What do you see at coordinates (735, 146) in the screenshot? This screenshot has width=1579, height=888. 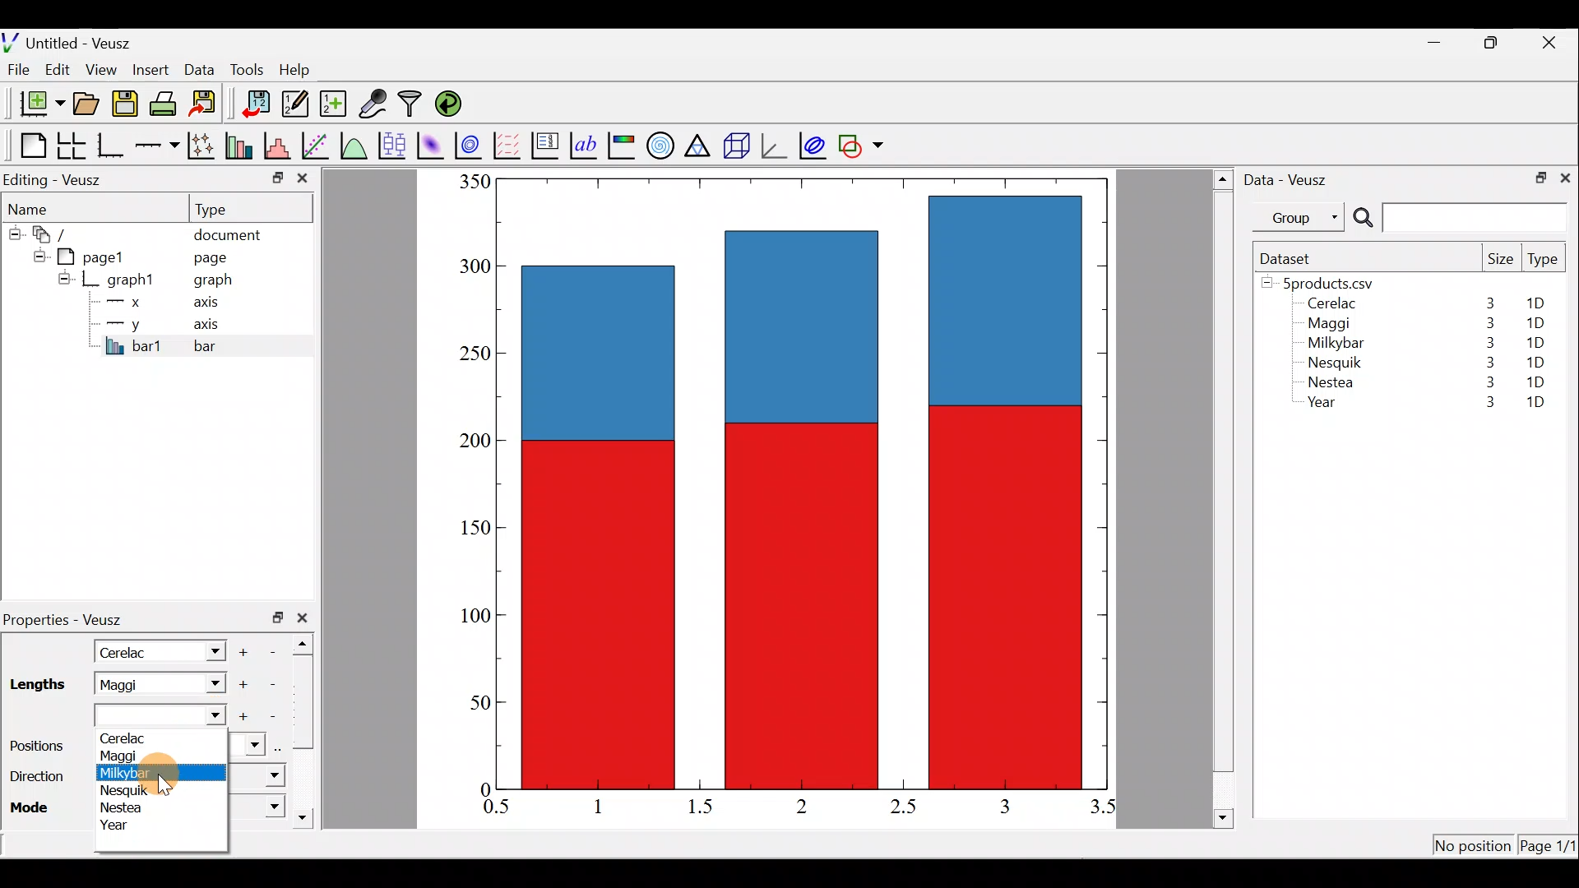 I see `3d scene` at bounding box center [735, 146].